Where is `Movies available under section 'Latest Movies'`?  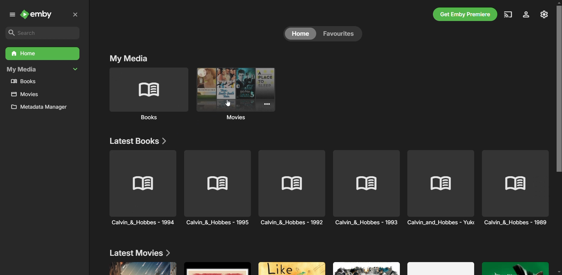
Movies available under section 'Latest Movies' is located at coordinates (326, 267).